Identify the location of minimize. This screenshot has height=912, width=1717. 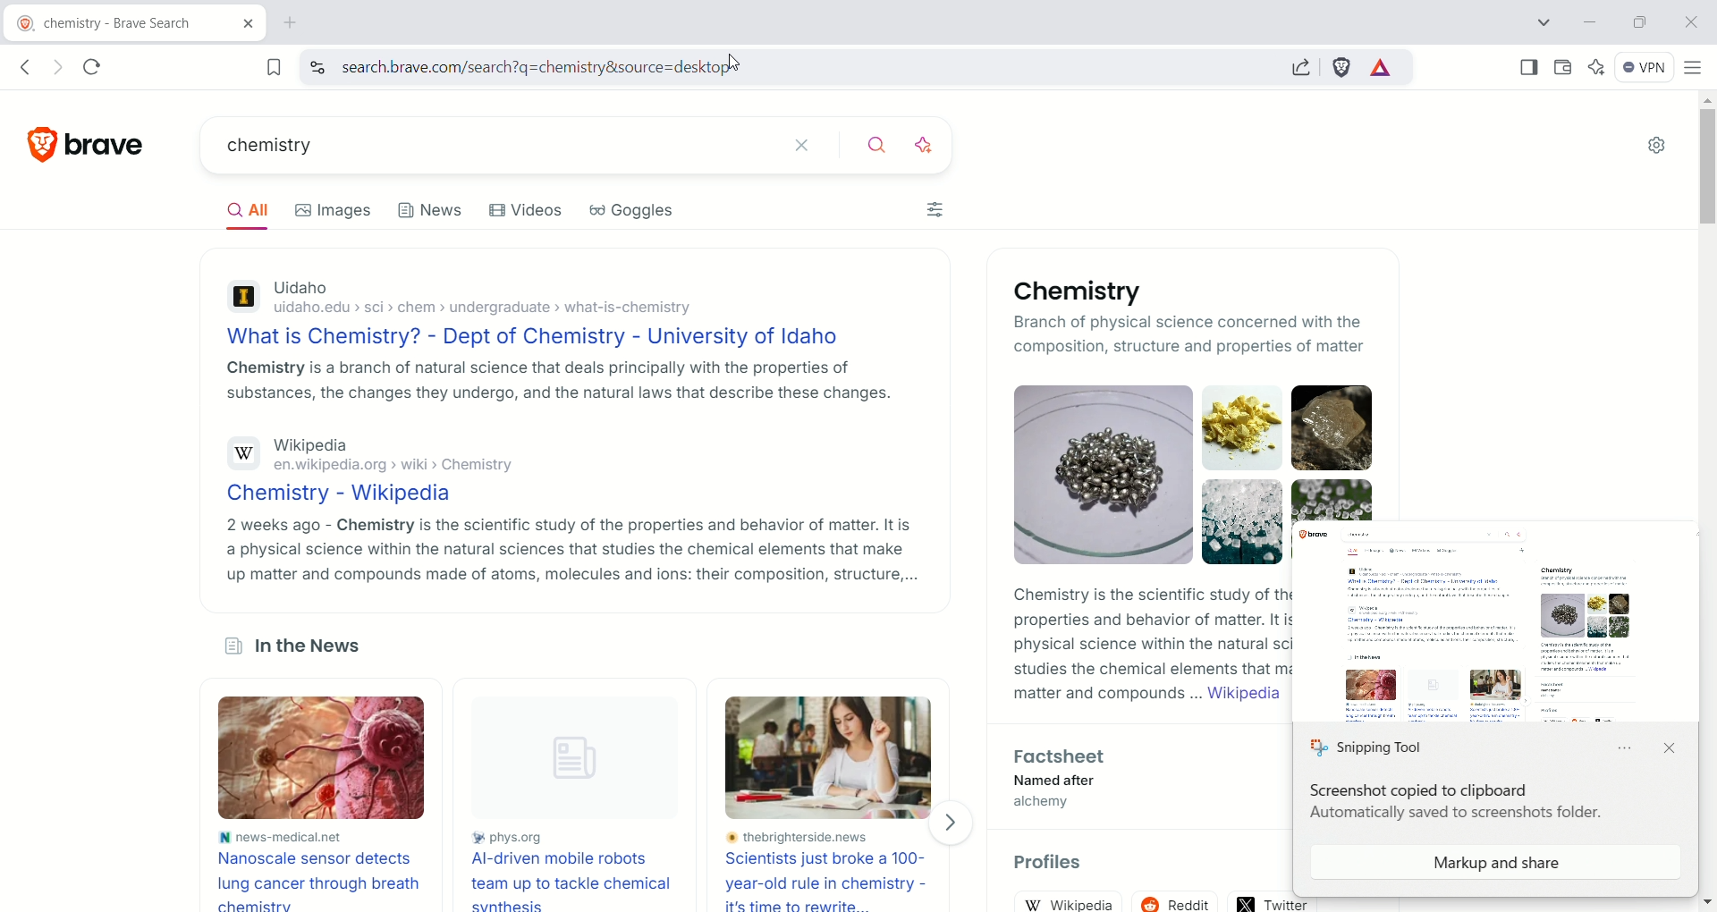
(1590, 23).